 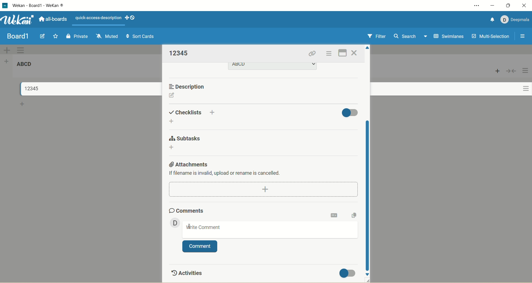 What do you see at coordinates (328, 55) in the screenshot?
I see `actions` at bounding box center [328, 55].